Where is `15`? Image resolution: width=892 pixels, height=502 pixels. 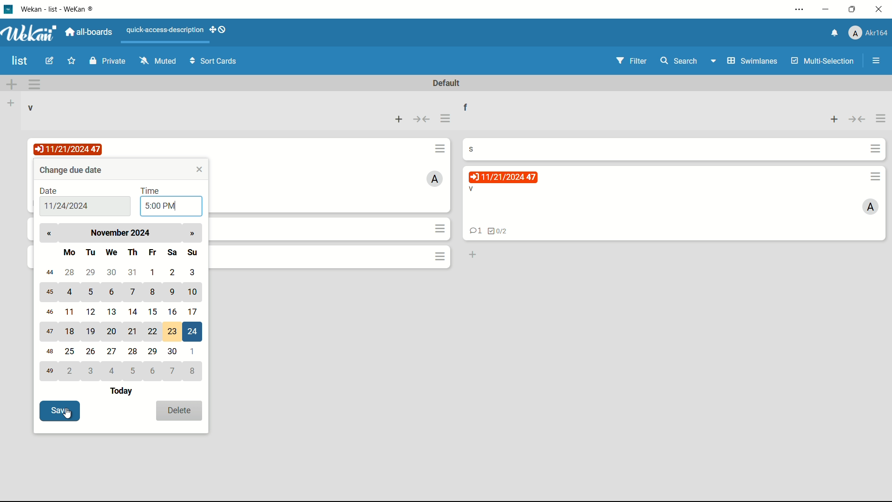
15 is located at coordinates (152, 310).